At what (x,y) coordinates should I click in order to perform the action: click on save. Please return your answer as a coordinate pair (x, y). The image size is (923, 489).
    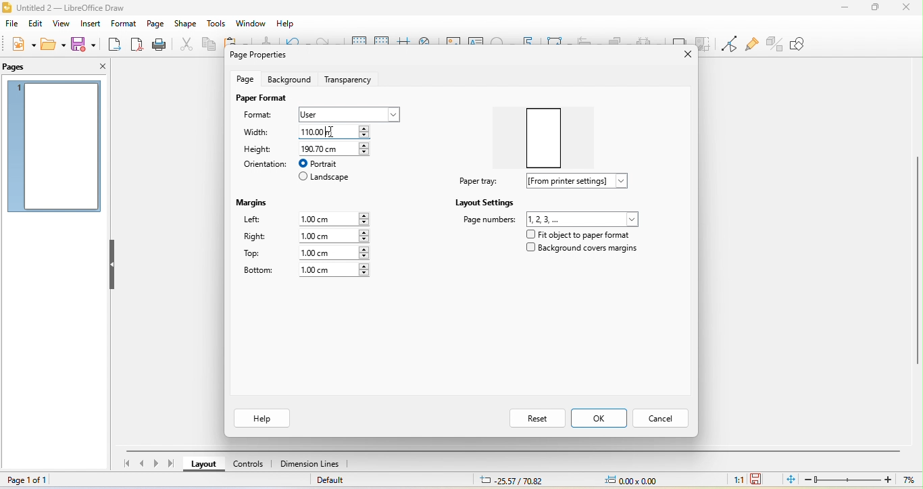
    Looking at the image, I should click on (86, 43).